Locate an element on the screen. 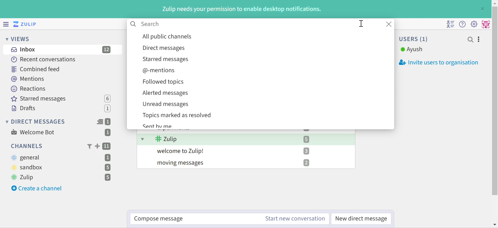 The height and width of the screenshot is (228, 498). 3 is located at coordinates (306, 151).